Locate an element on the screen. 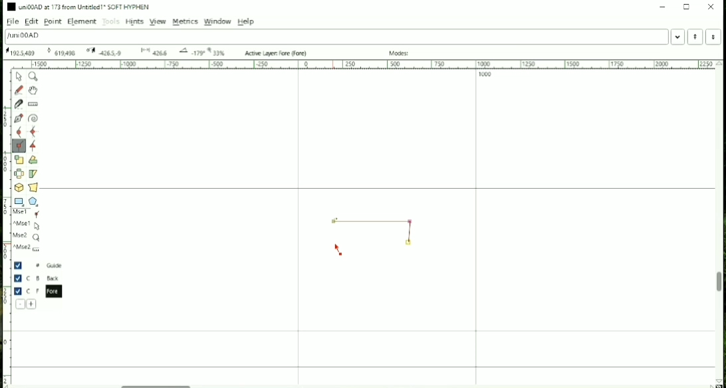 The height and width of the screenshot is (388, 726). Magnify is located at coordinates (34, 76).